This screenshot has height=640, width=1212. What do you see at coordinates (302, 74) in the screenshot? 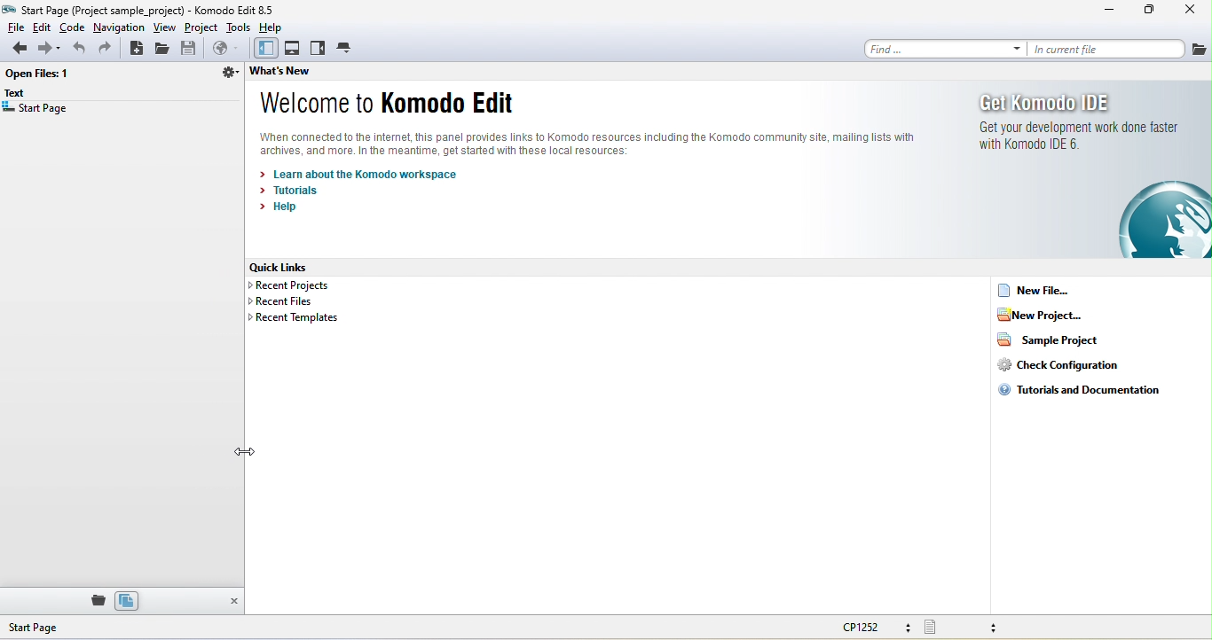
I see `what's new` at bounding box center [302, 74].